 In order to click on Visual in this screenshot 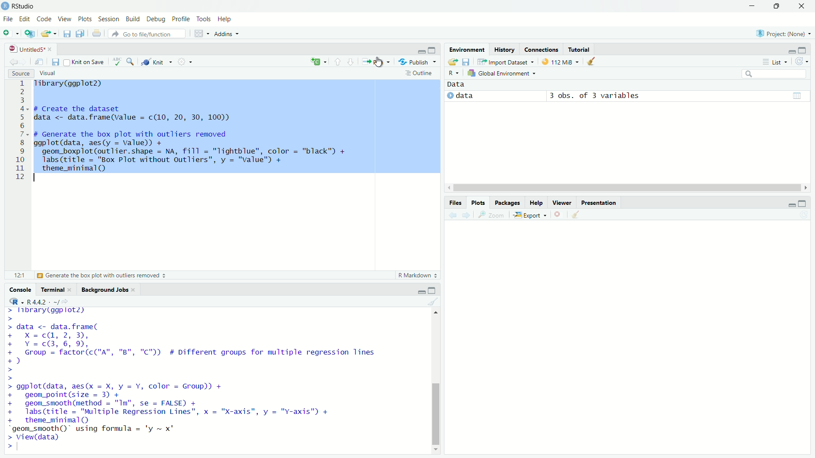, I will do `click(50, 73)`.